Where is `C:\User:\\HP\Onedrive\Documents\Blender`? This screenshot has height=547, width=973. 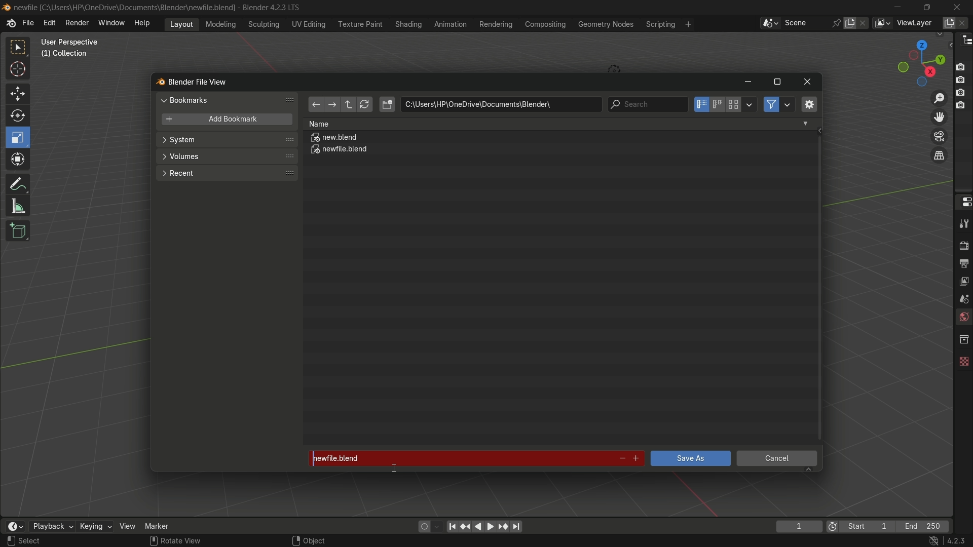 C:\User:\\HP\Onedrive\Documents\Blender is located at coordinates (125, 8).